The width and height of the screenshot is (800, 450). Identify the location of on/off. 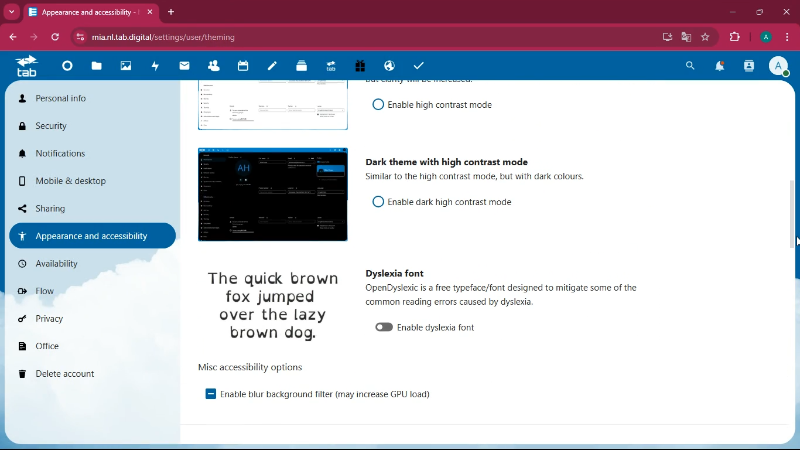
(375, 105).